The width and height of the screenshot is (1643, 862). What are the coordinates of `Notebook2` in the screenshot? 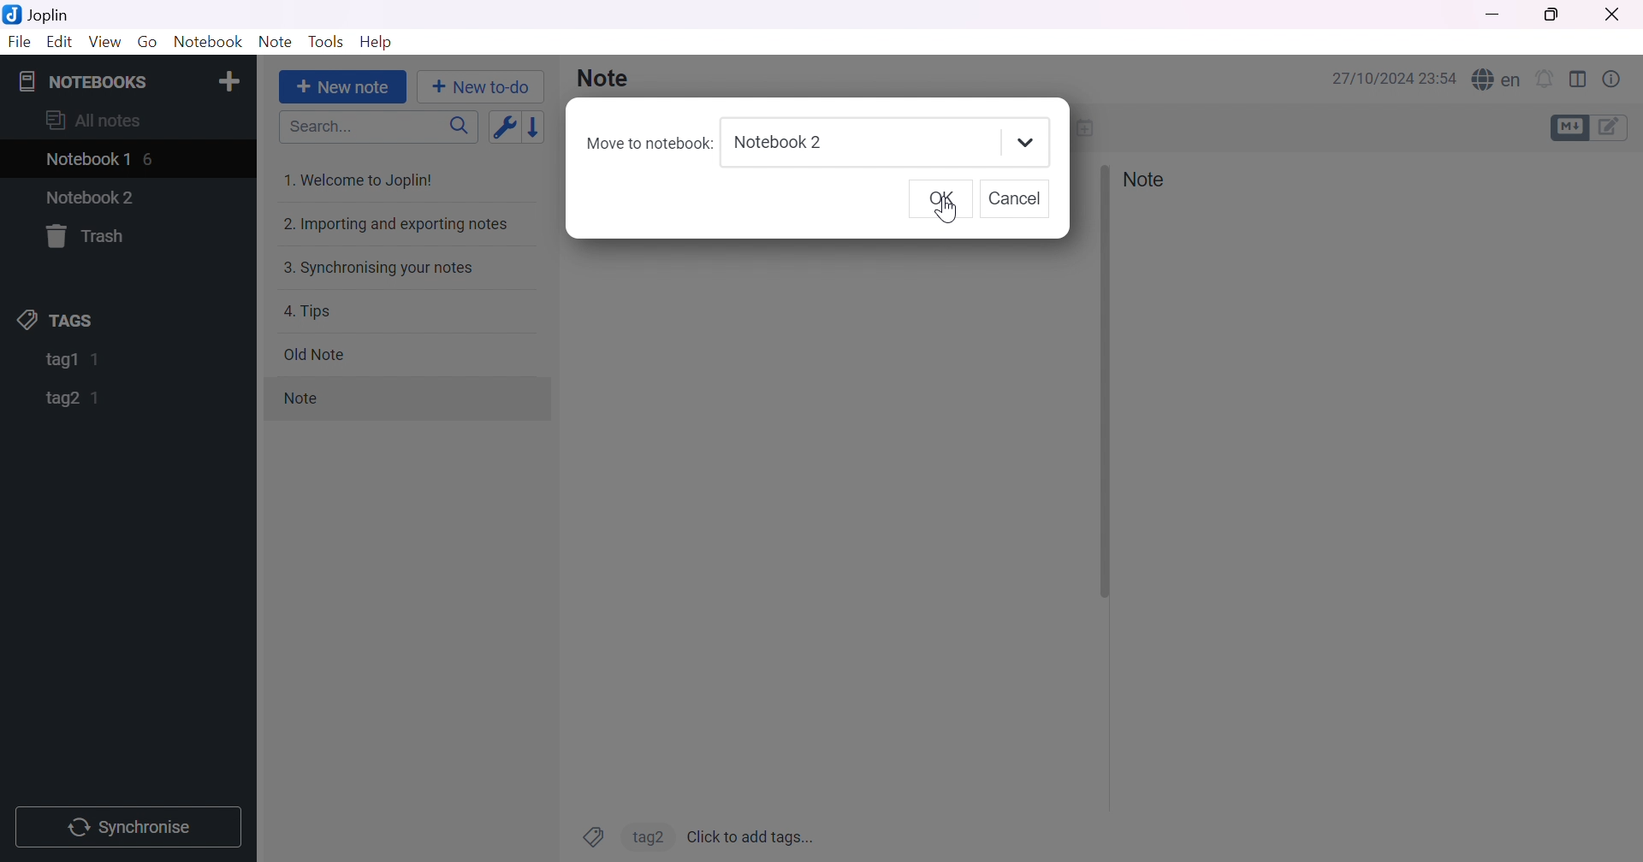 It's located at (780, 142).